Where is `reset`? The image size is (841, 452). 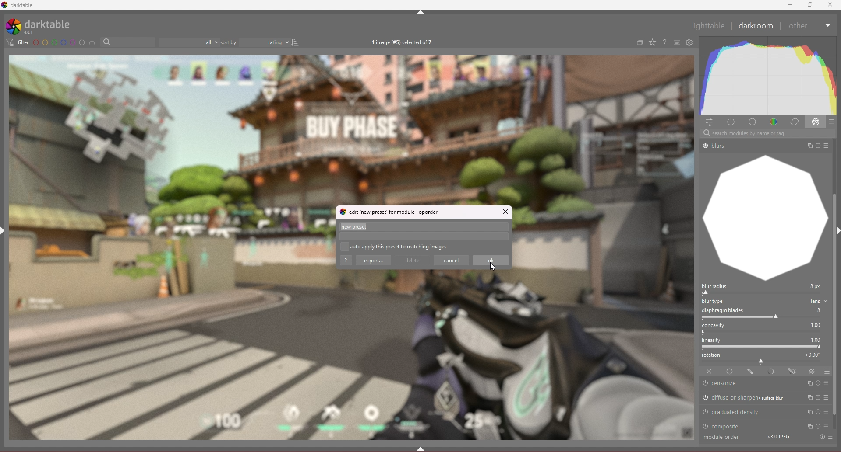
reset is located at coordinates (817, 397).